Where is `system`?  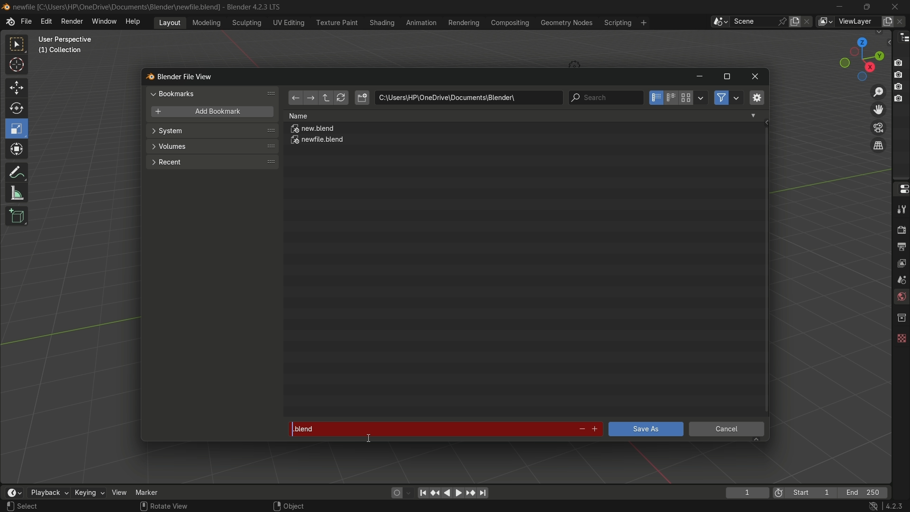 system is located at coordinates (212, 132).